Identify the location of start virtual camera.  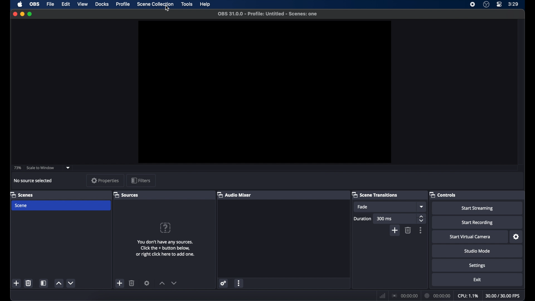
(470, 237).